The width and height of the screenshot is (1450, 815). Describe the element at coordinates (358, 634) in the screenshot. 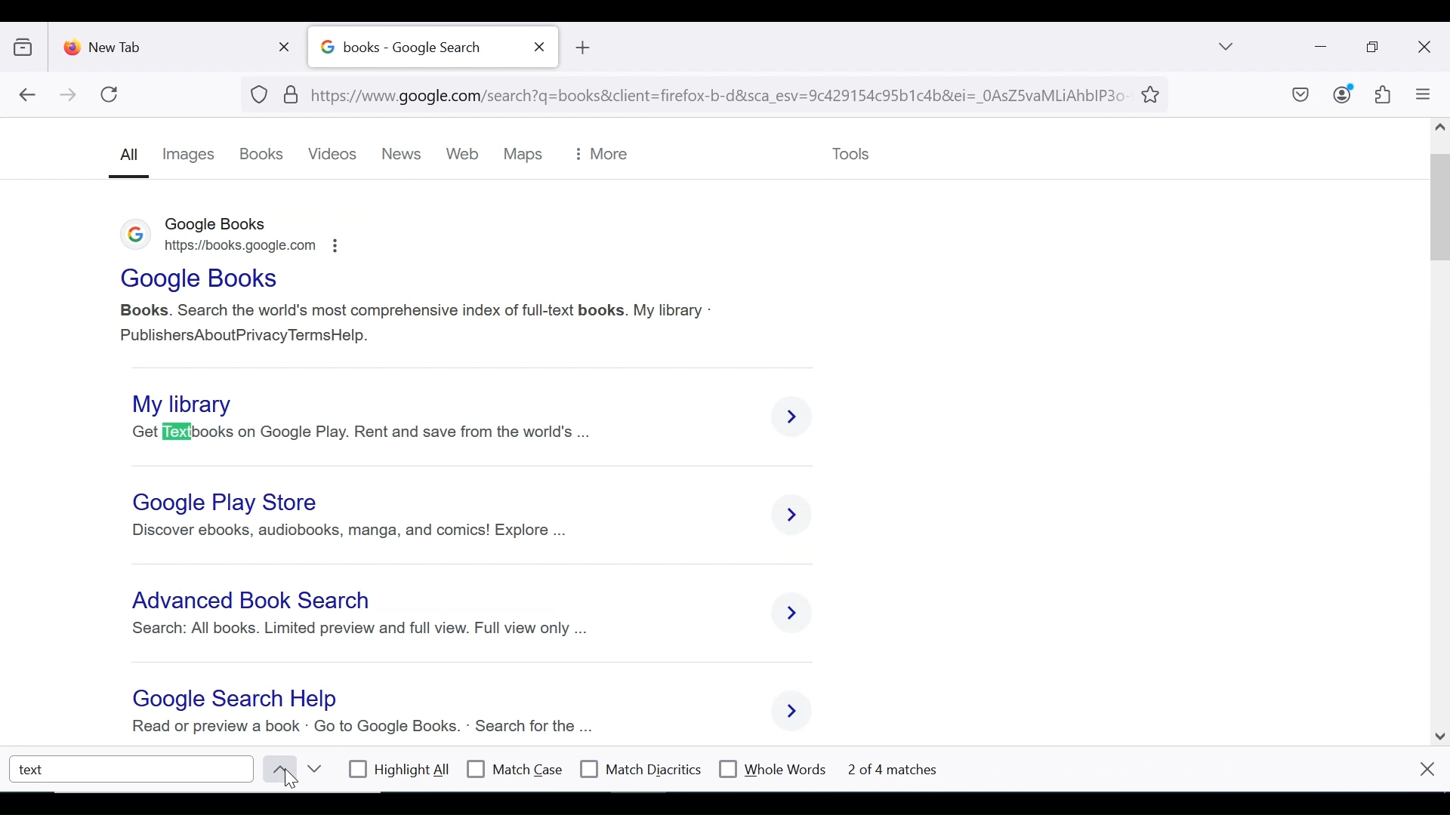

I see `search: all books. limited preview and full view. Full view only ...` at that location.